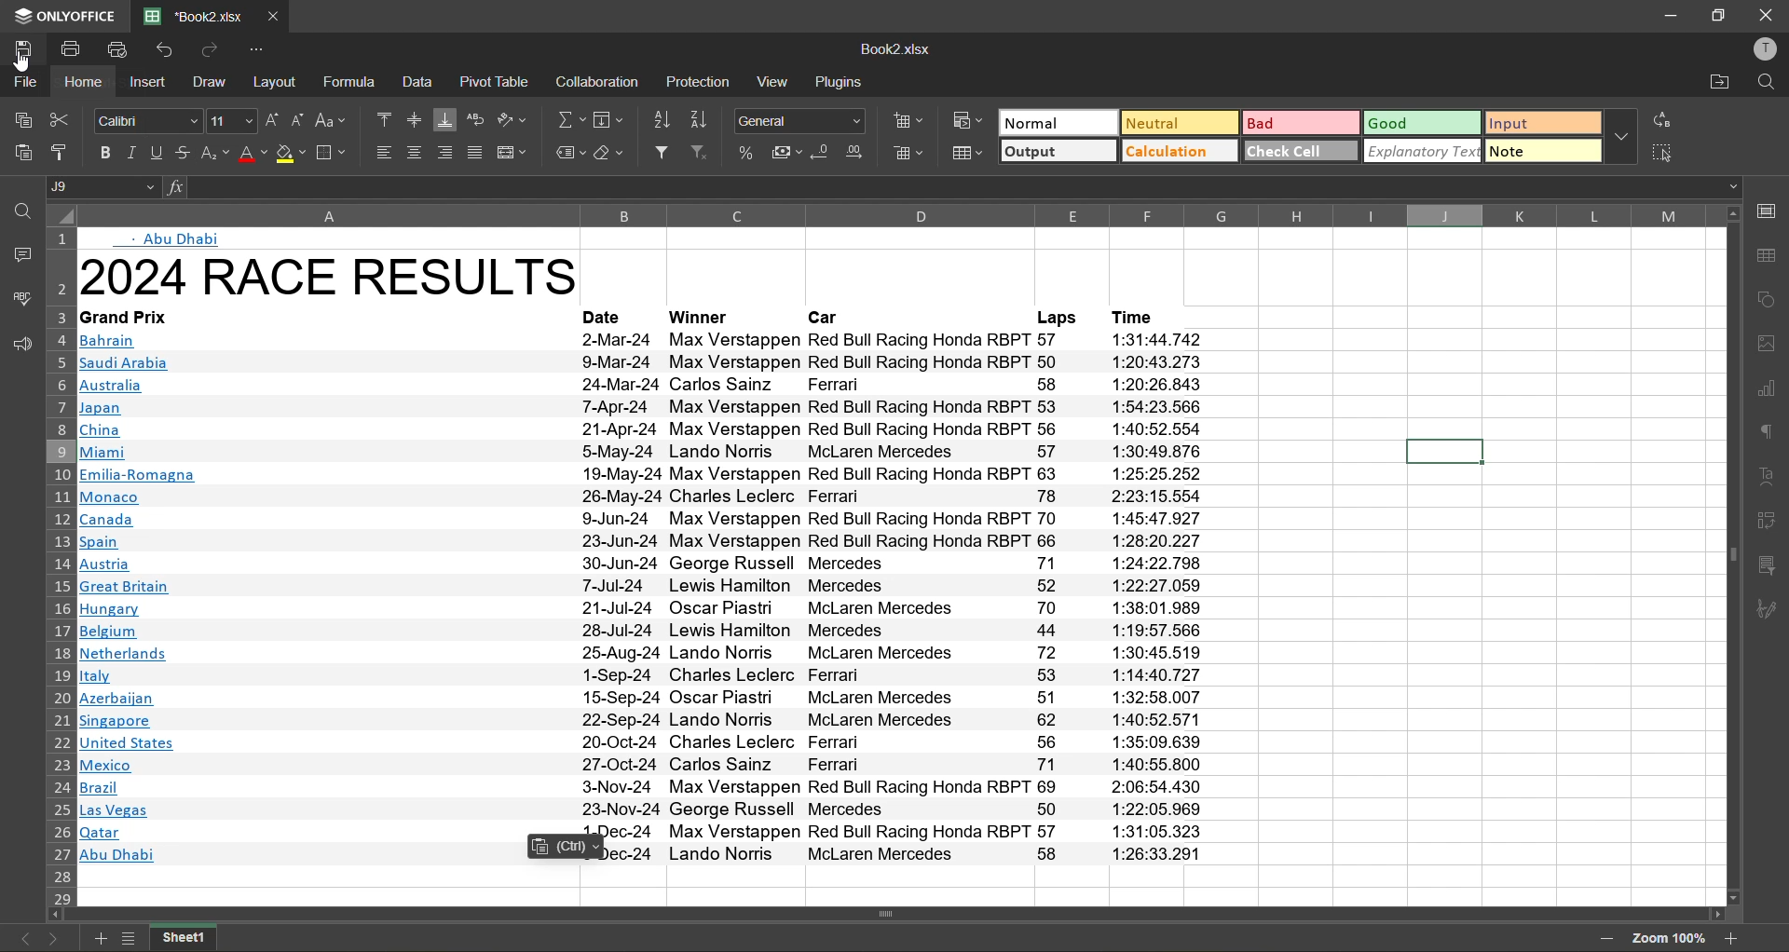  Describe the element at coordinates (803, 119) in the screenshot. I see `number format` at that location.